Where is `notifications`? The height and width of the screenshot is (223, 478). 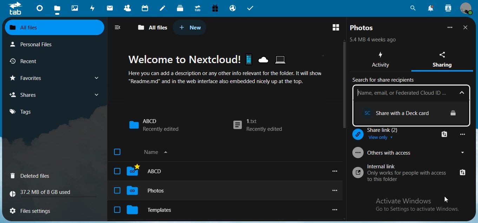
notifications is located at coordinates (430, 8).